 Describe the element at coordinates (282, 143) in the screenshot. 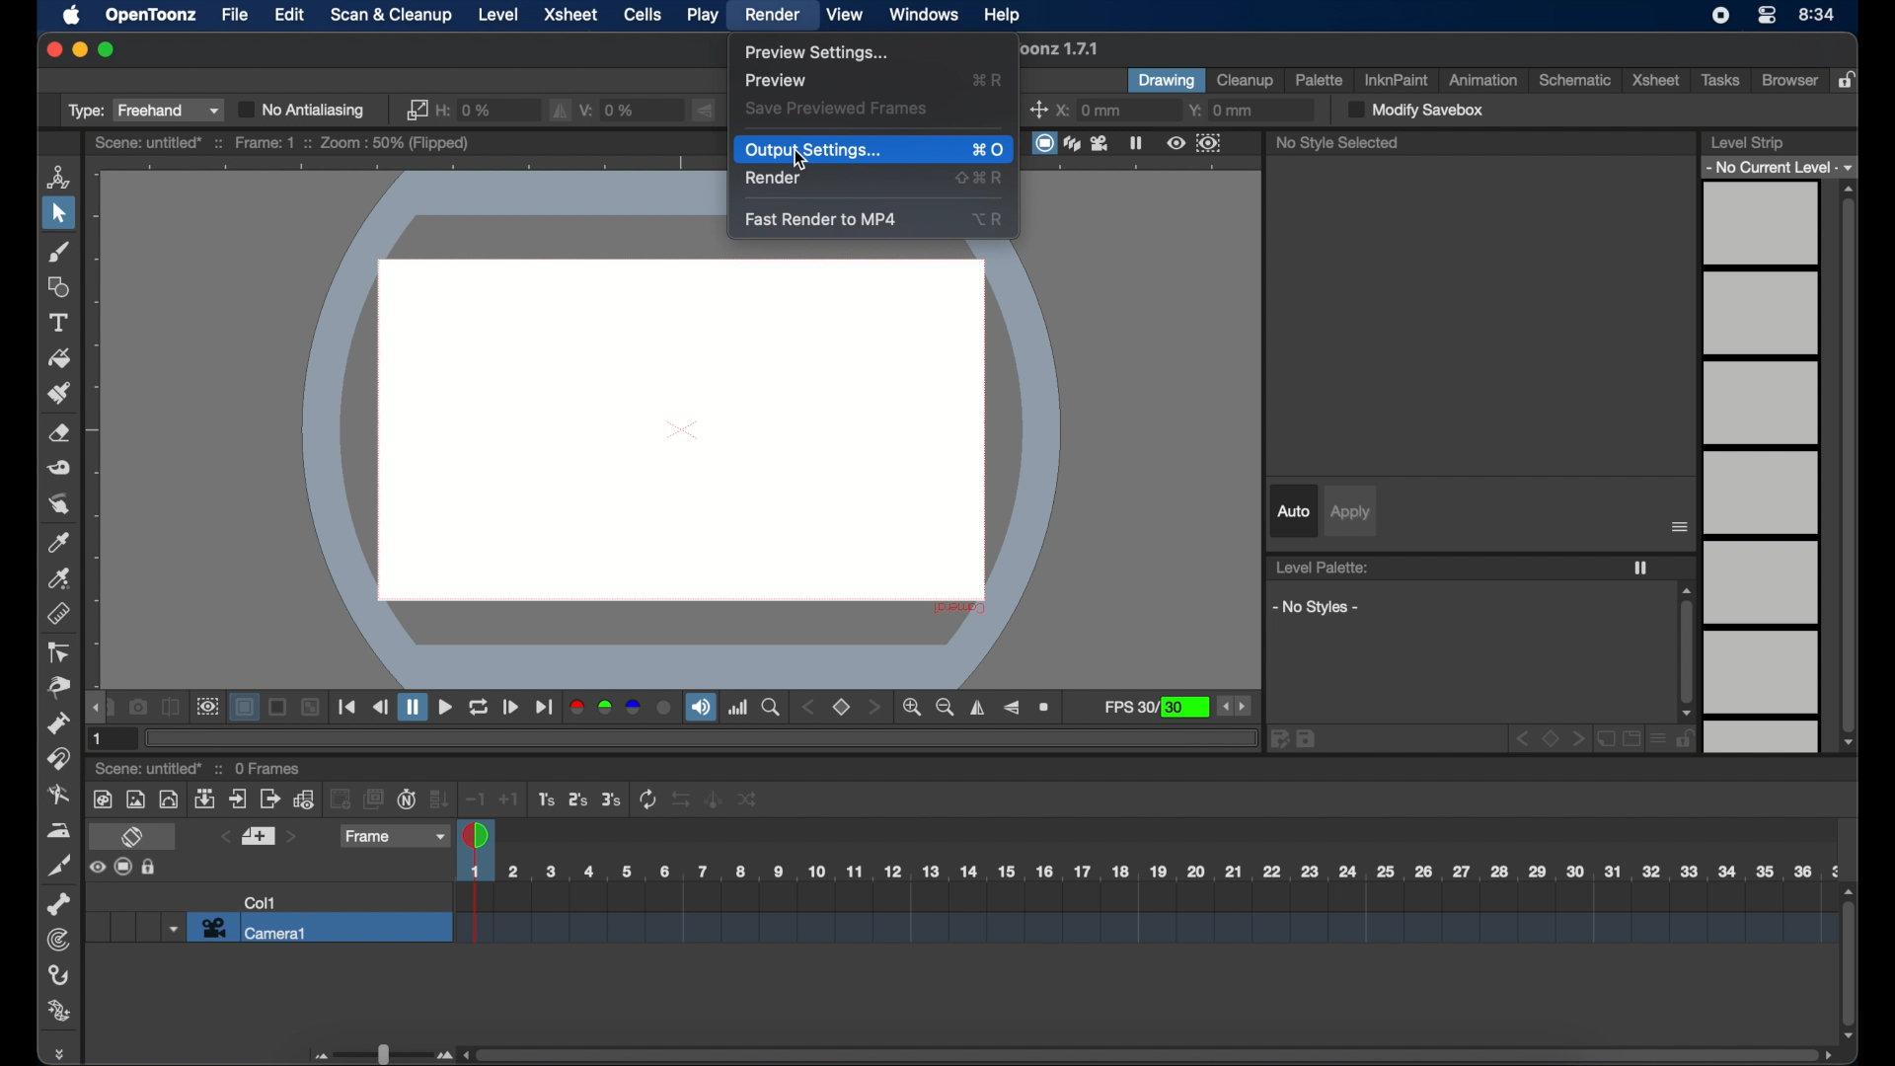

I see `scene` at that location.